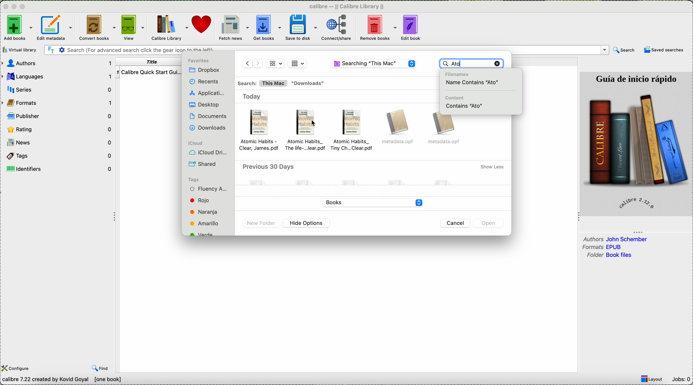  I want to click on downloads, so click(309, 84).